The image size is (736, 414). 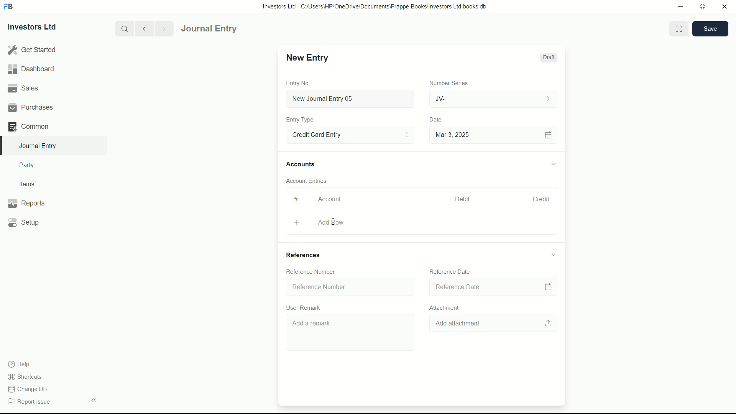 I want to click on Toggle between form and full width, so click(x=679, y=29).